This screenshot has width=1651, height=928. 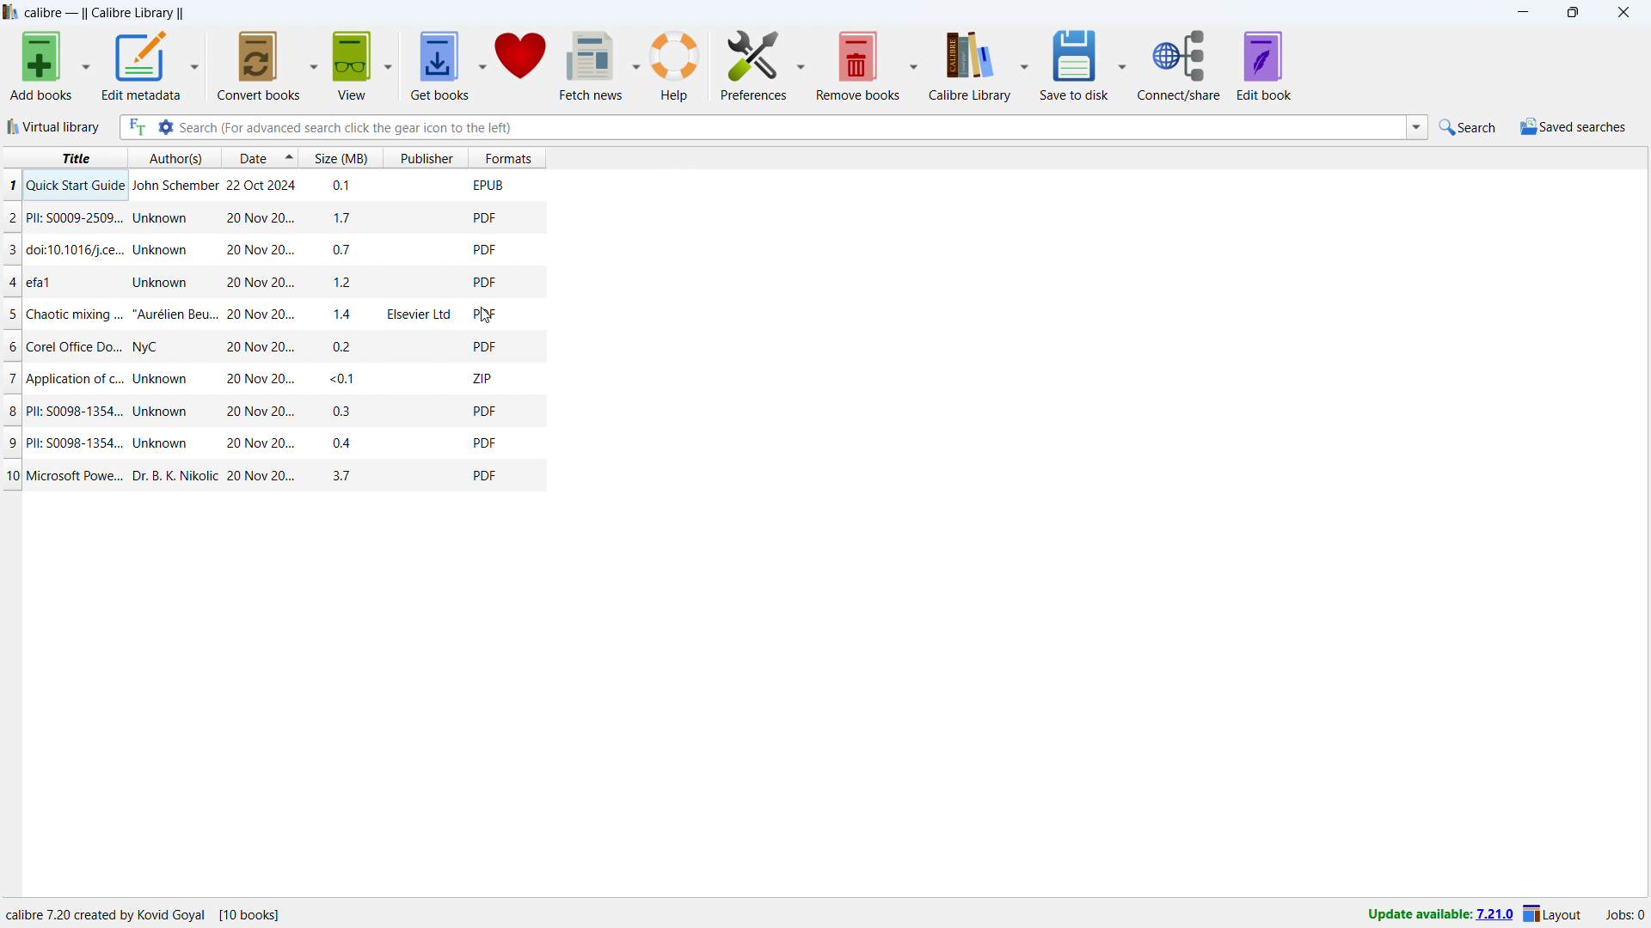 I want to click on add books options, so click(x=88, y=64).